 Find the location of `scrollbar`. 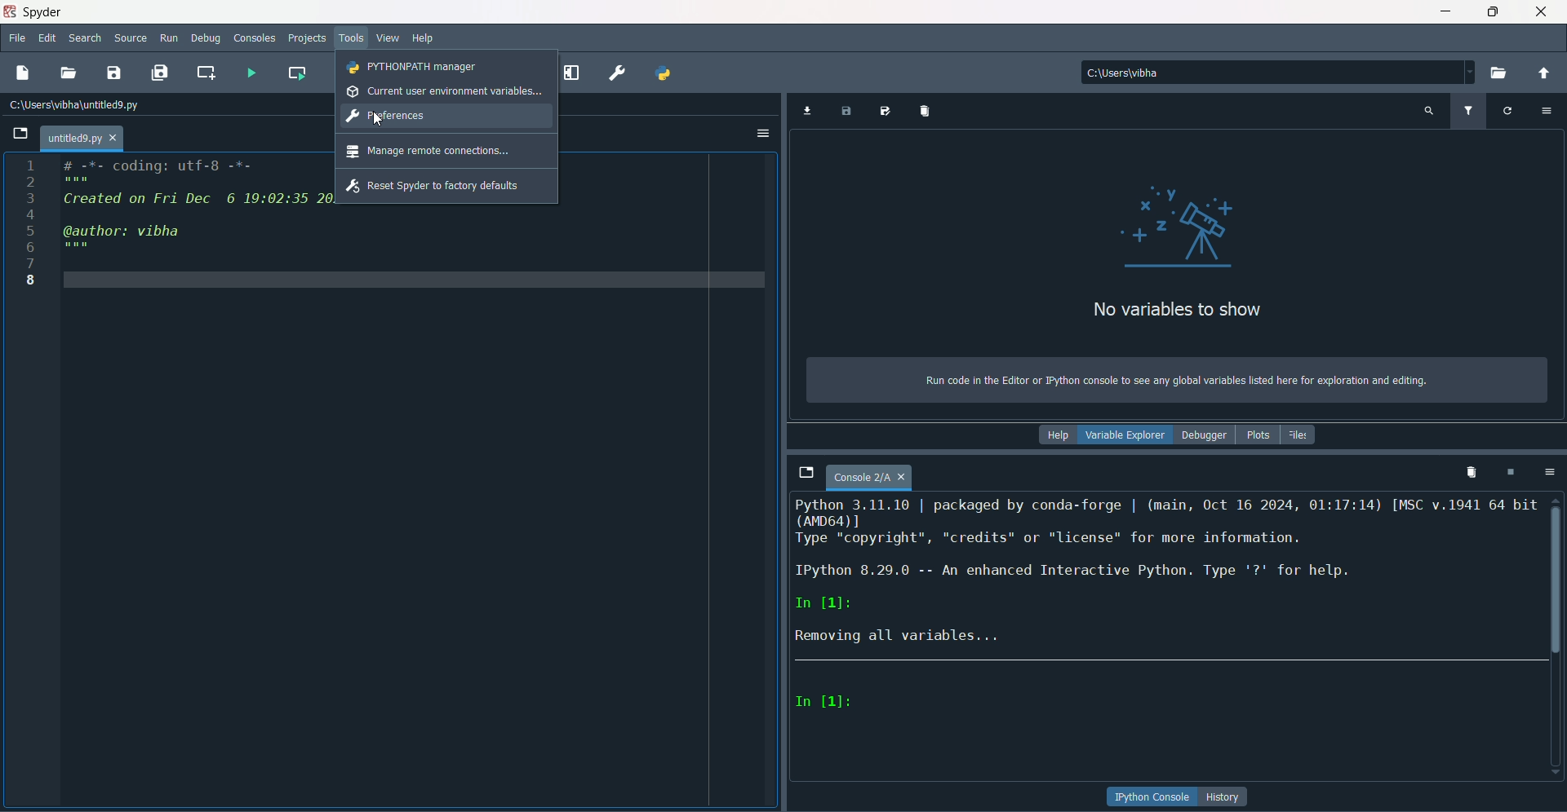

scrollbar is located at coordinates (1556, 576).